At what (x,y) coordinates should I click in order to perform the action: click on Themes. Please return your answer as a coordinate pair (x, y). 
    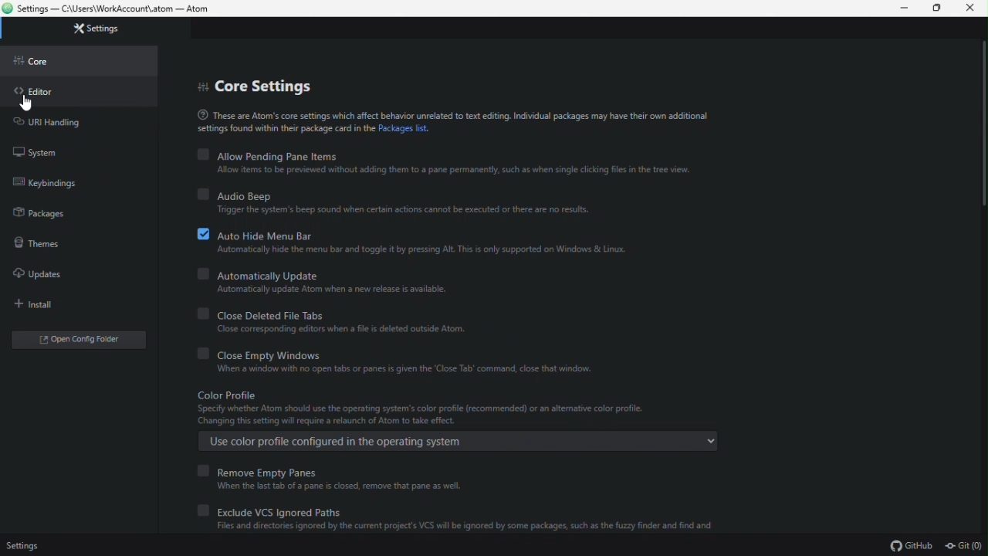
    Looking at the image, I should click on (46, 244).